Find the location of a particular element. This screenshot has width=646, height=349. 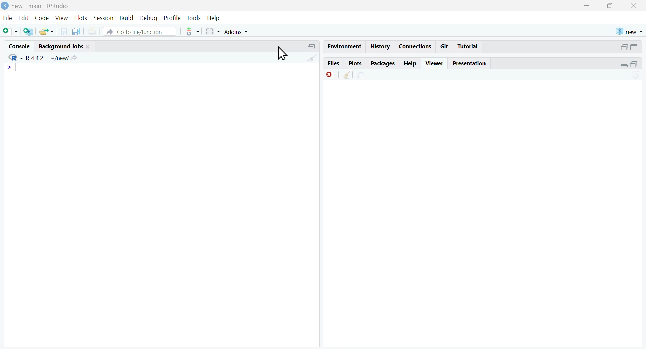

console is located at coordinates (20, 47).